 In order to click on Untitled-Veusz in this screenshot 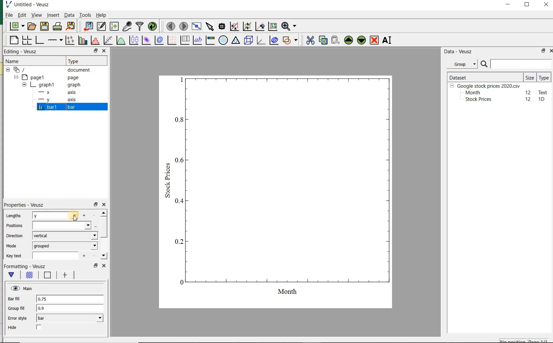, I will do `click(31, 5)`.